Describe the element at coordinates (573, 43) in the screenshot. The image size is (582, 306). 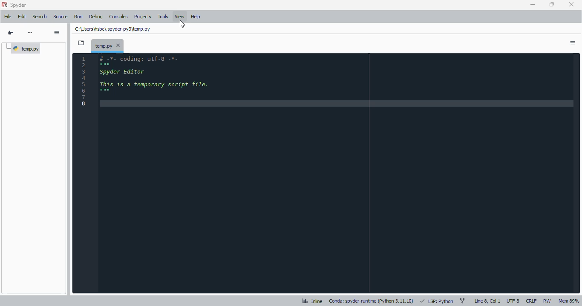
I see `options` at that location.